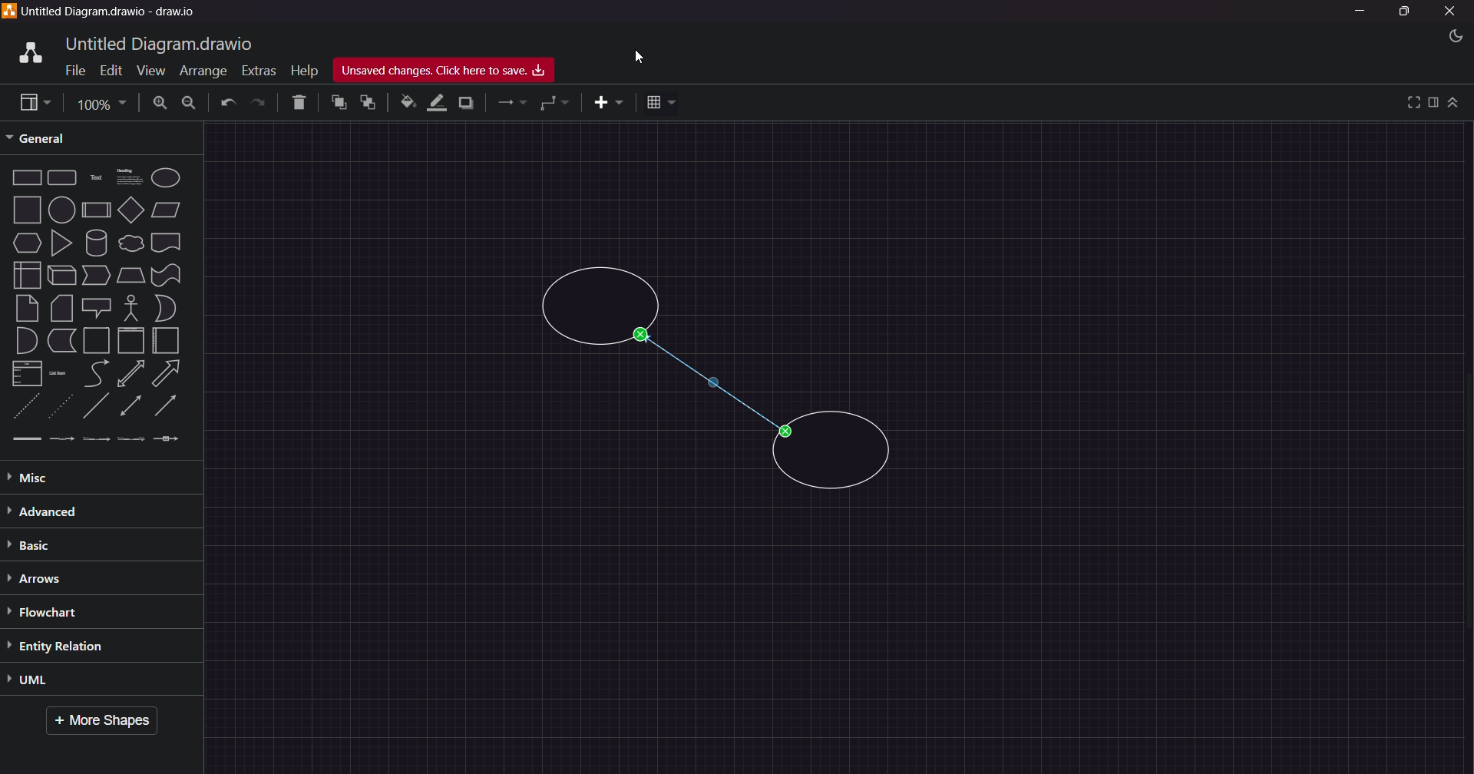 This screenshot has height=774, width=1474. What do you see at coordinates (556, 104) in the screenshot?
I see `waypoints` at bounding box center [556, 104].